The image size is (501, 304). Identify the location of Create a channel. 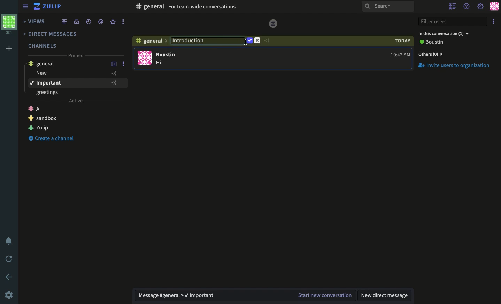
(52, 119).